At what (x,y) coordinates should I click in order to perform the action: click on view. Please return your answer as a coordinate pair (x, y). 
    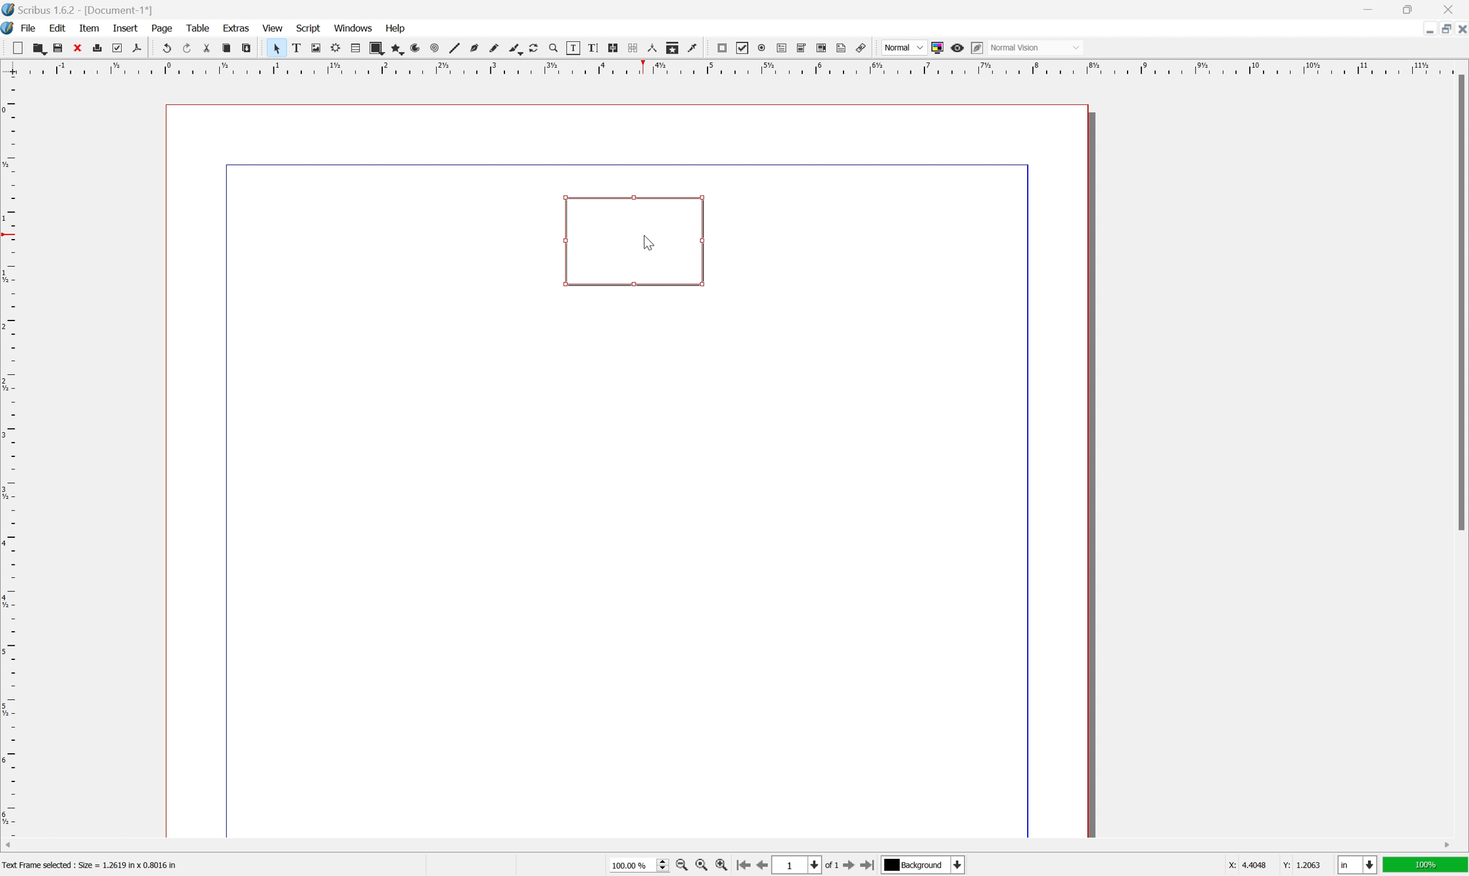
    Looking at the image, I should click on (273, 27).